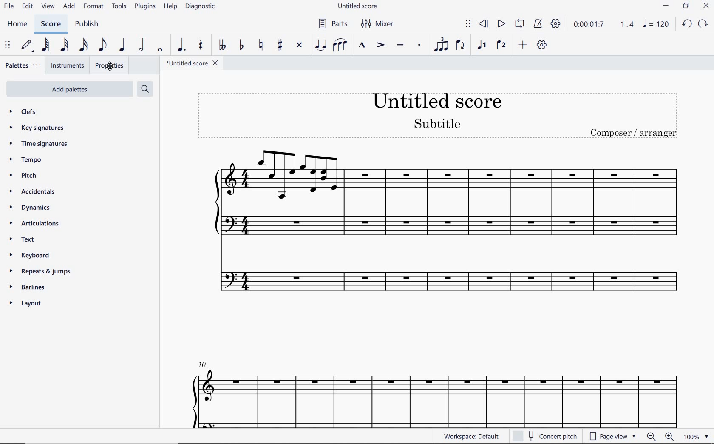  Describe the element at coordinates (541, 45) in the screenshot. I see `CUSTOMIZE TOOLBAR` at that location.